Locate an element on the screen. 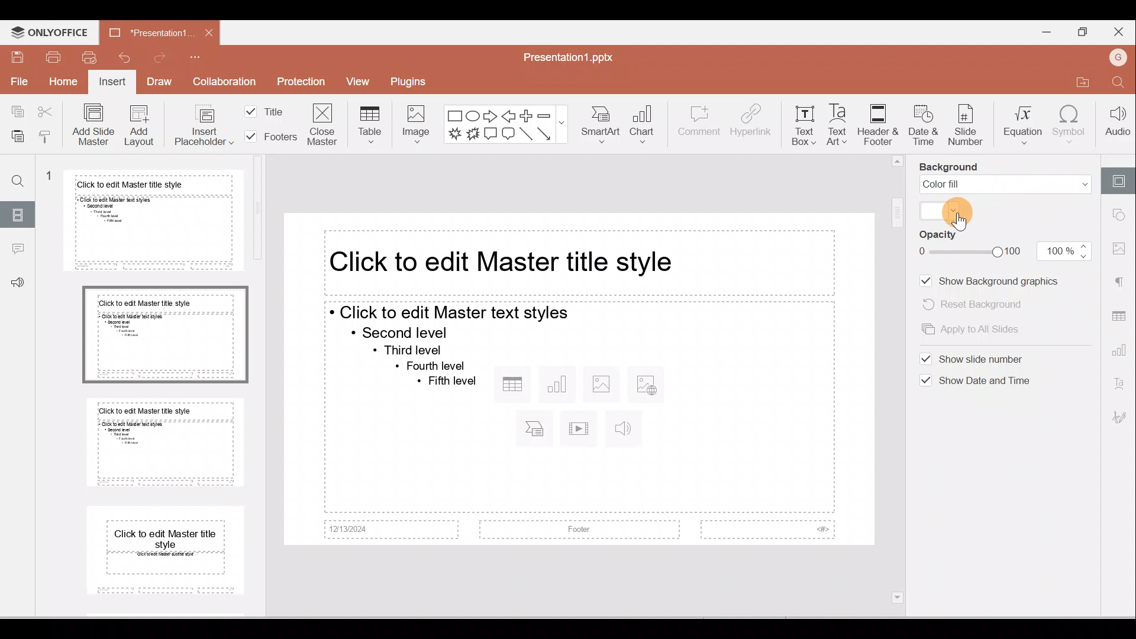 The width and height of the screenshot is (1136, 639). Close master is located at coordinates (322, 126).